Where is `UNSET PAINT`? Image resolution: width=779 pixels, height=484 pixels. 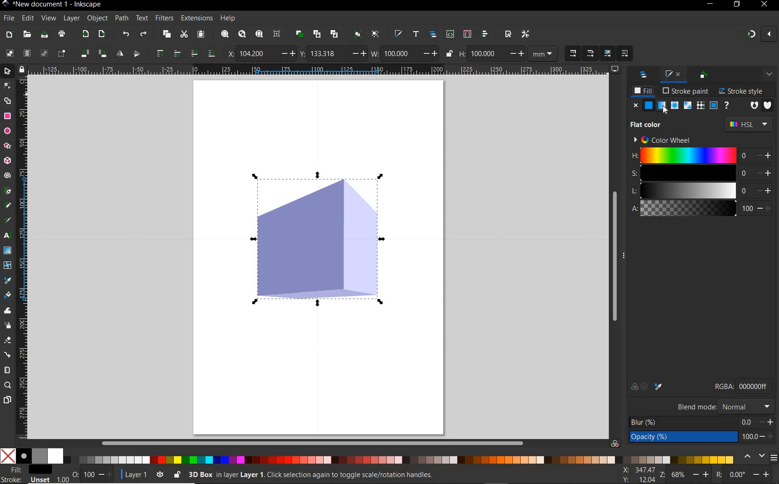
UNSET PAINT is located at coordinates (727, 107).